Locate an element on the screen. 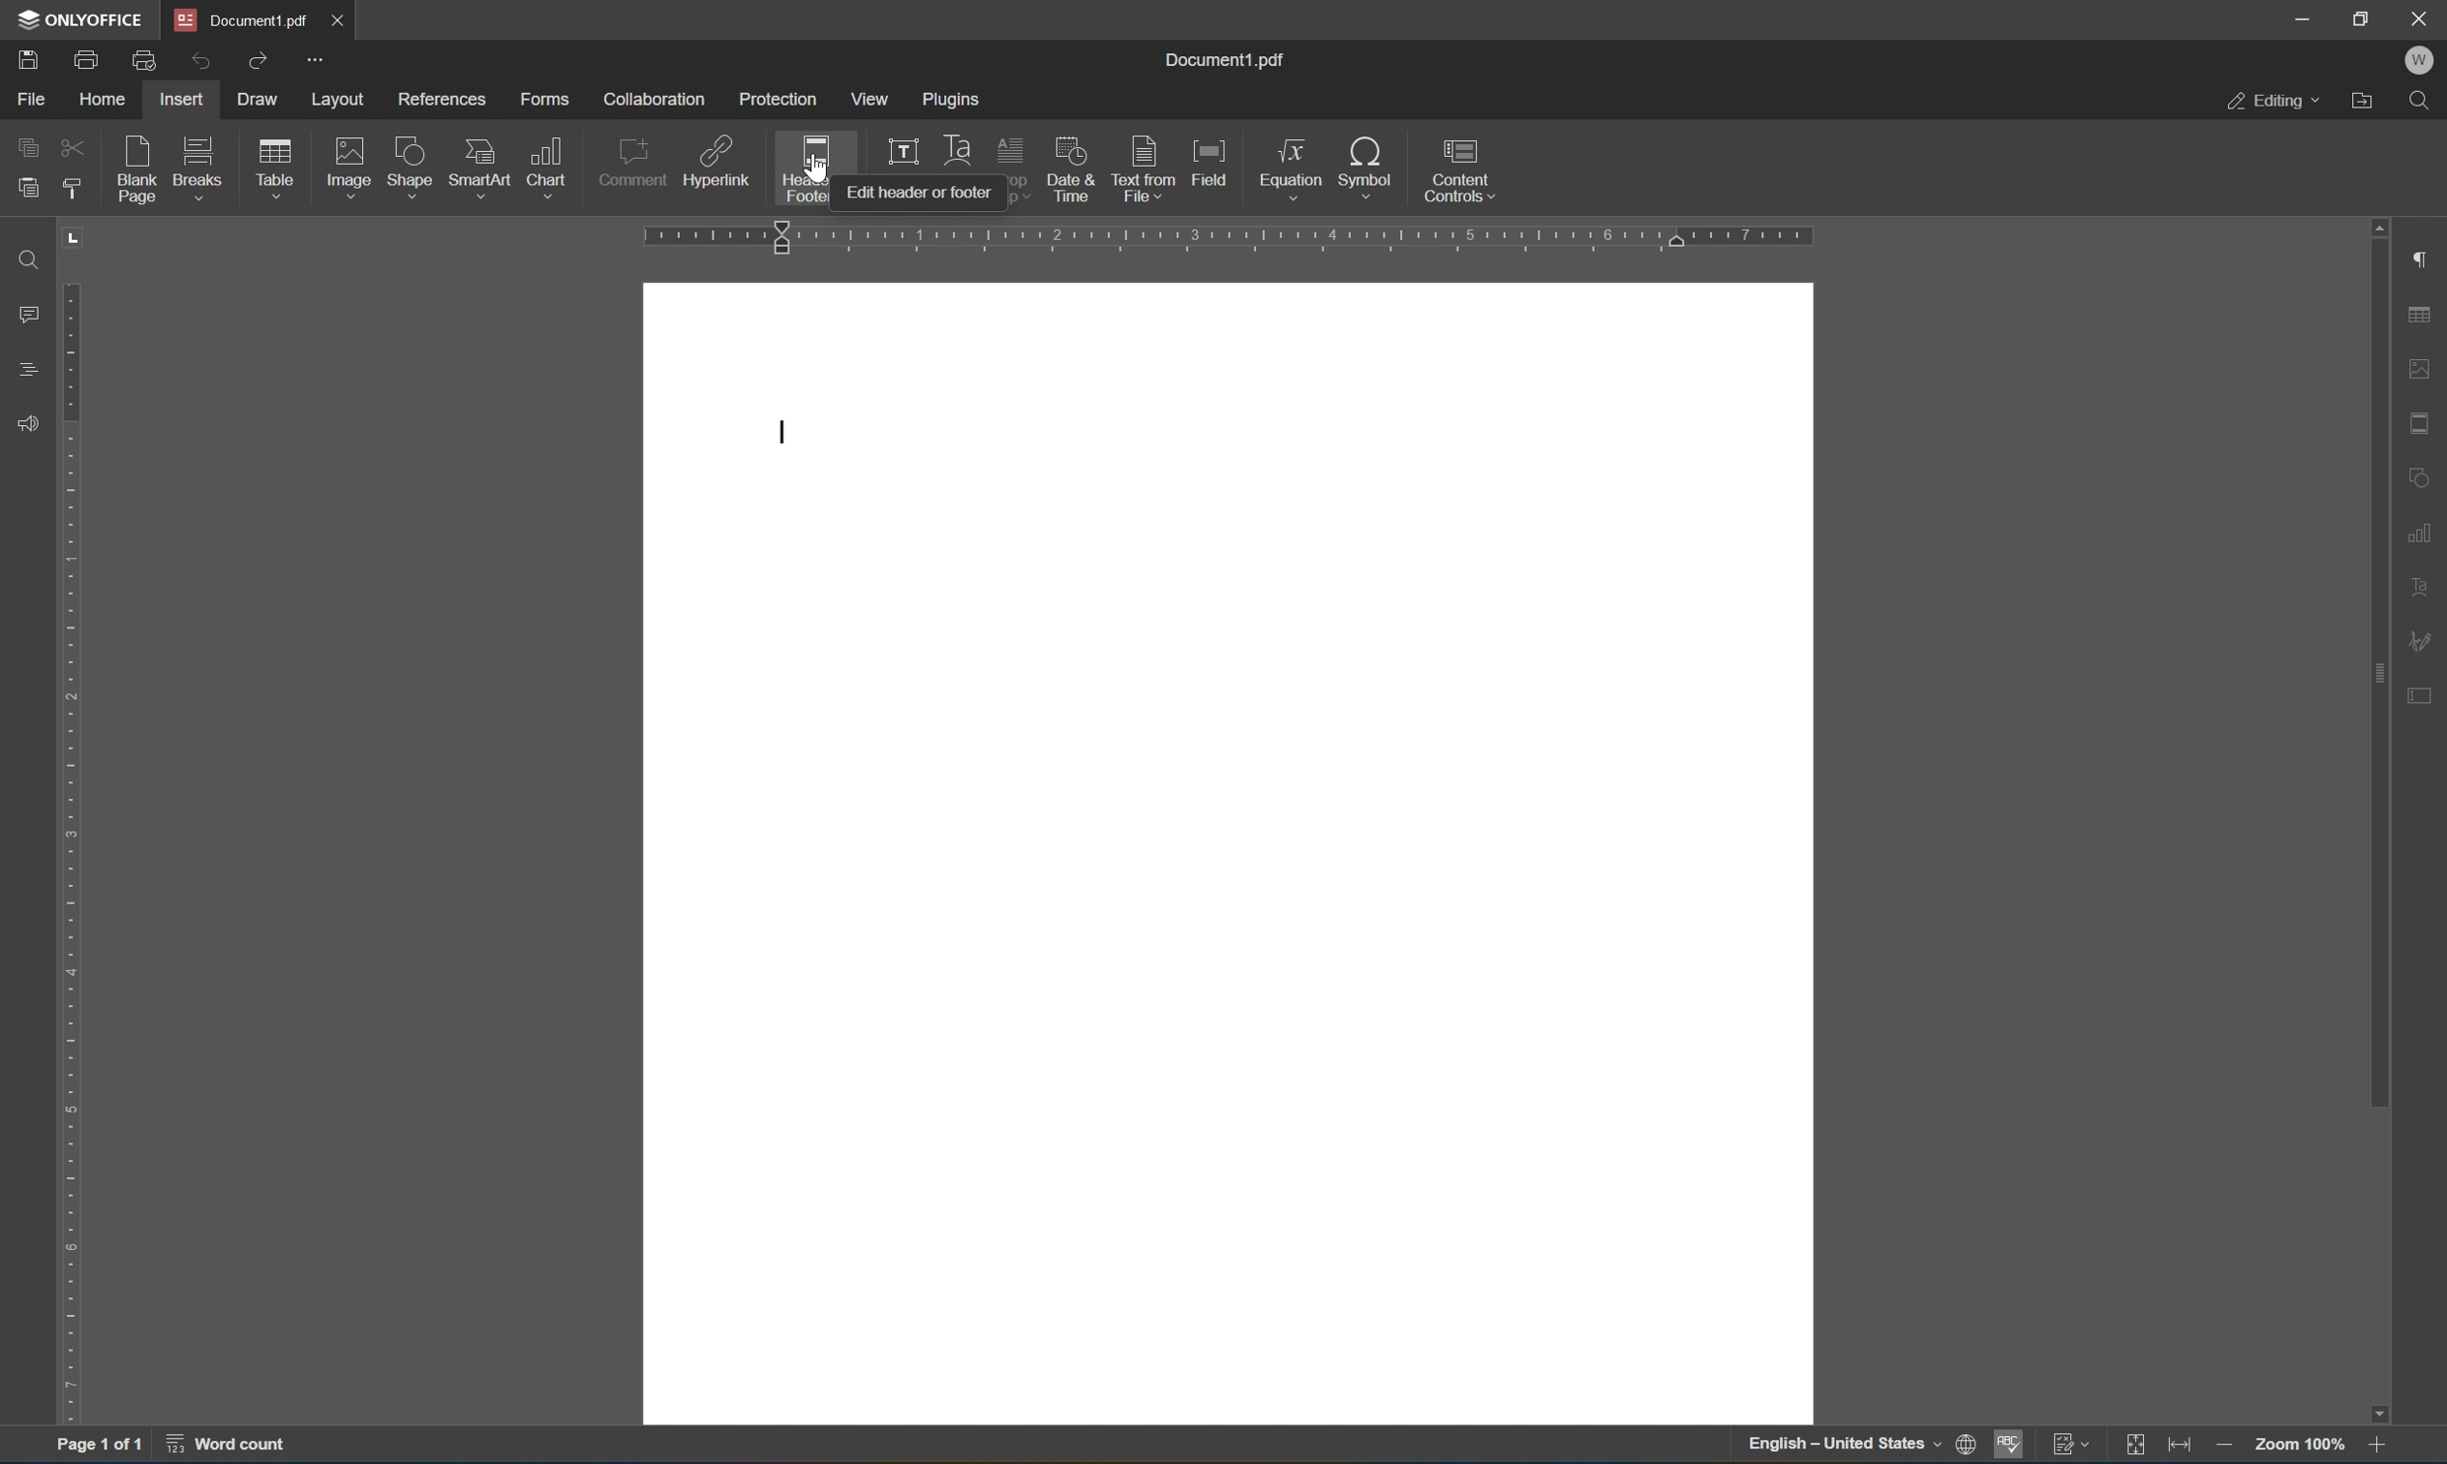 This screenshot has height=1464, width=2447. quick print is located at coordinates (144, 63).